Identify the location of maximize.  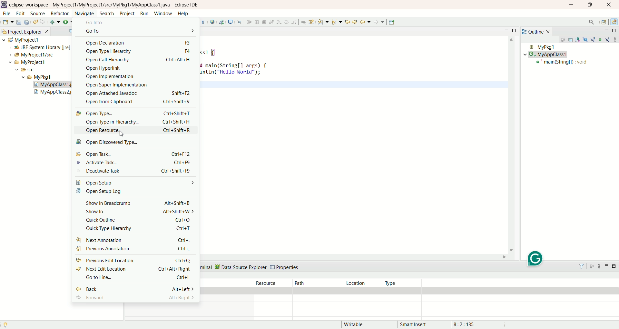
(589, 5).